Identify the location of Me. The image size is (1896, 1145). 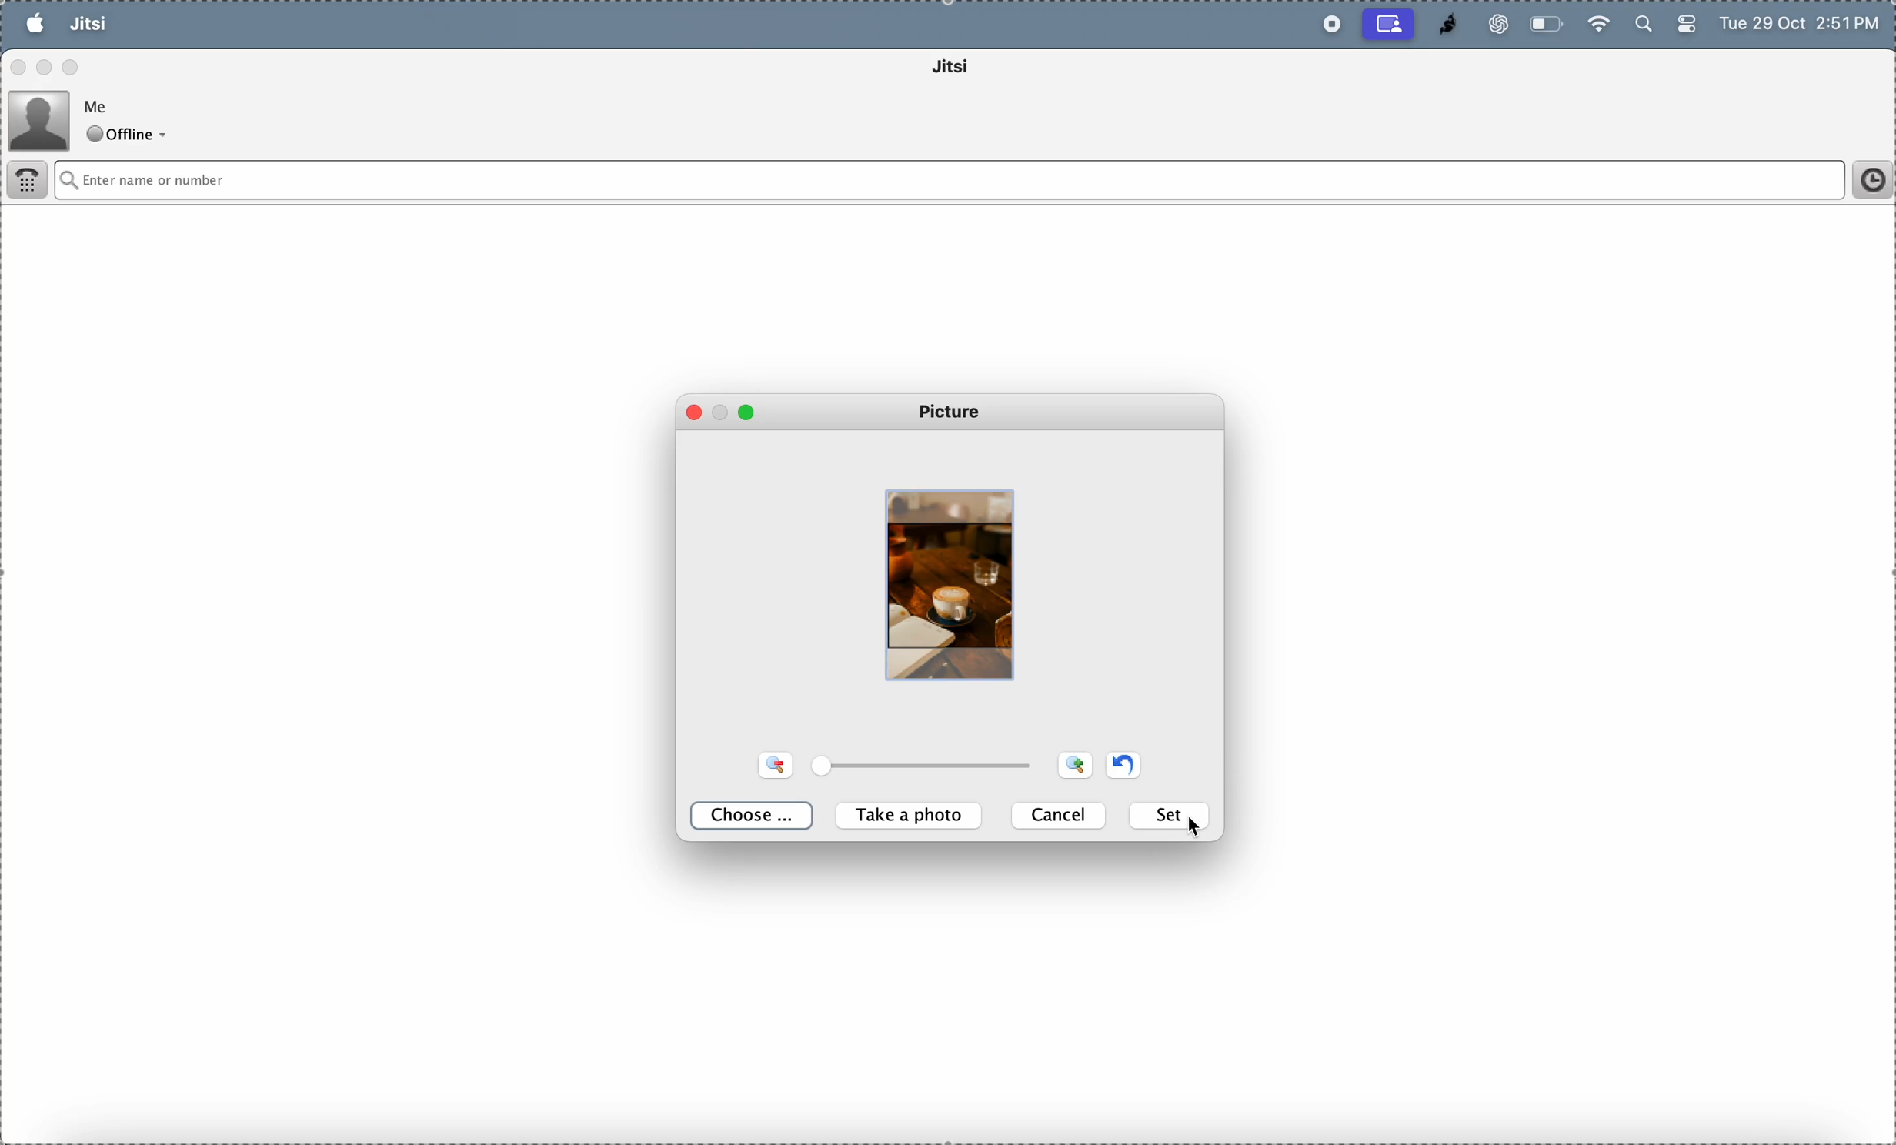
(100, 105).